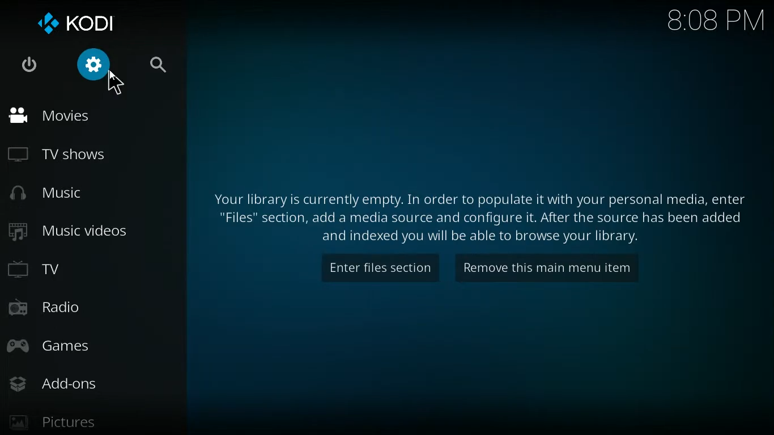 The height and width of the screenshot is (435, 774). I want to click on pictures, so click(60, 422).